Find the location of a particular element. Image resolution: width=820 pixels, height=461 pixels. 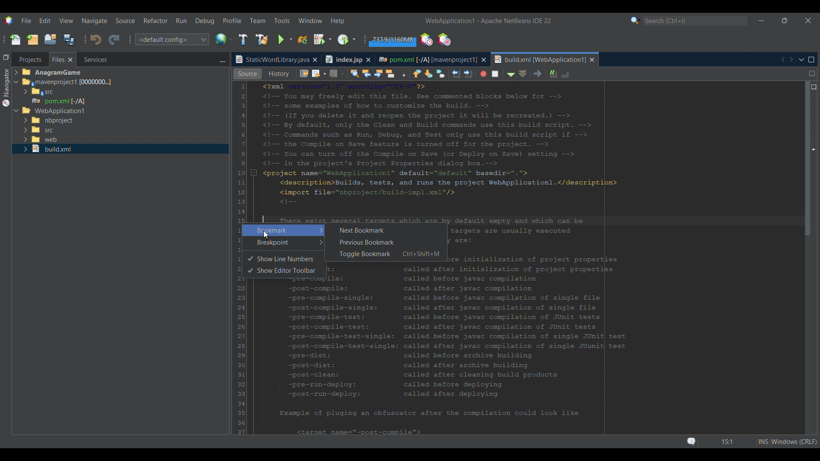

Reload is located at coordinates (303, 40).